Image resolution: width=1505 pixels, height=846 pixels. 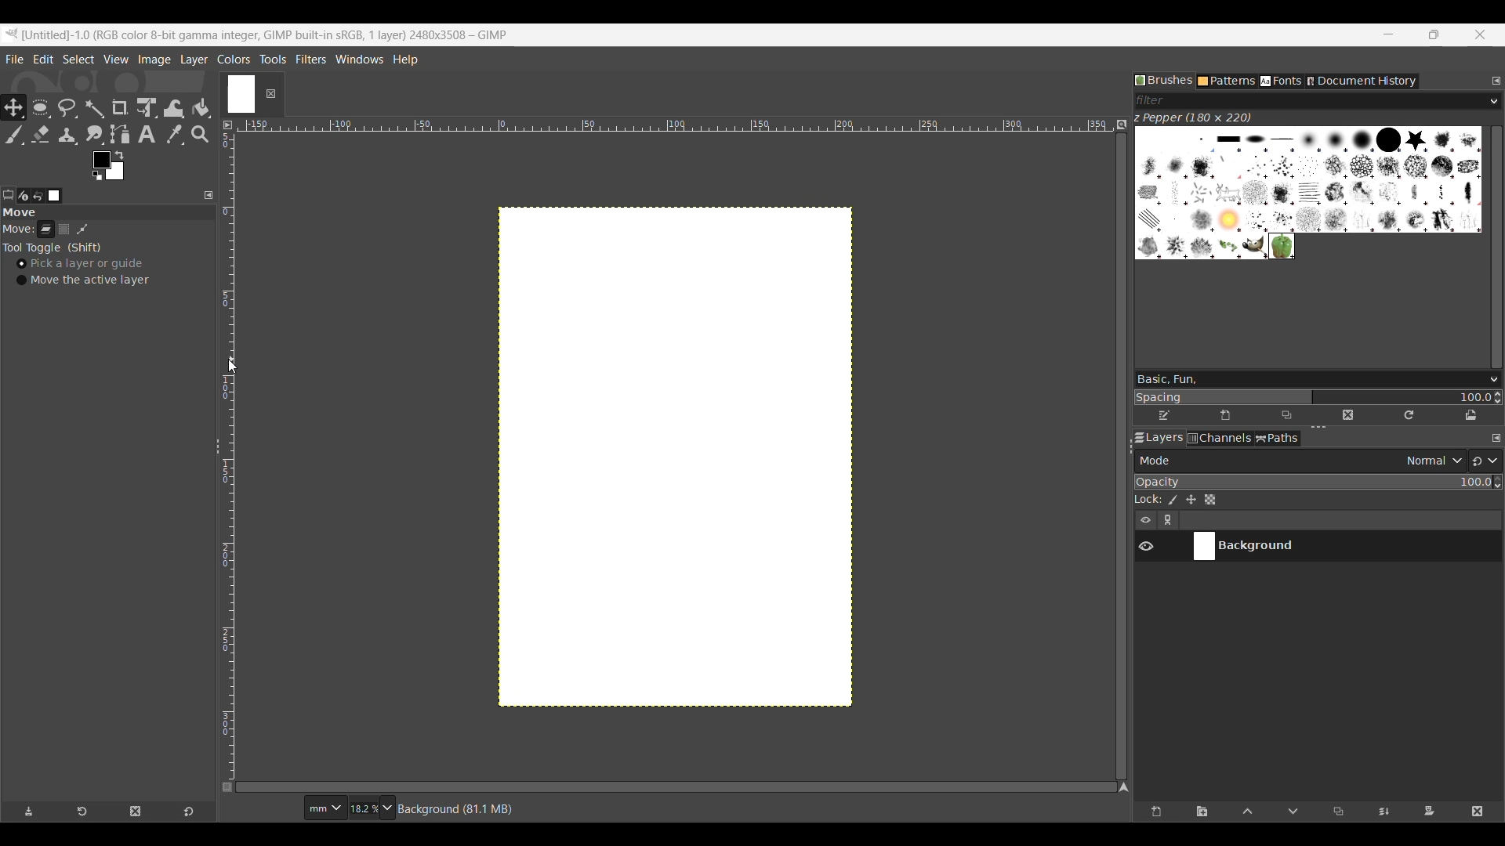 What do you see at coordinates (12, 106) in the screenshot?
I see `Move tool, current selection highlighted` at bounding box center [12, 106].